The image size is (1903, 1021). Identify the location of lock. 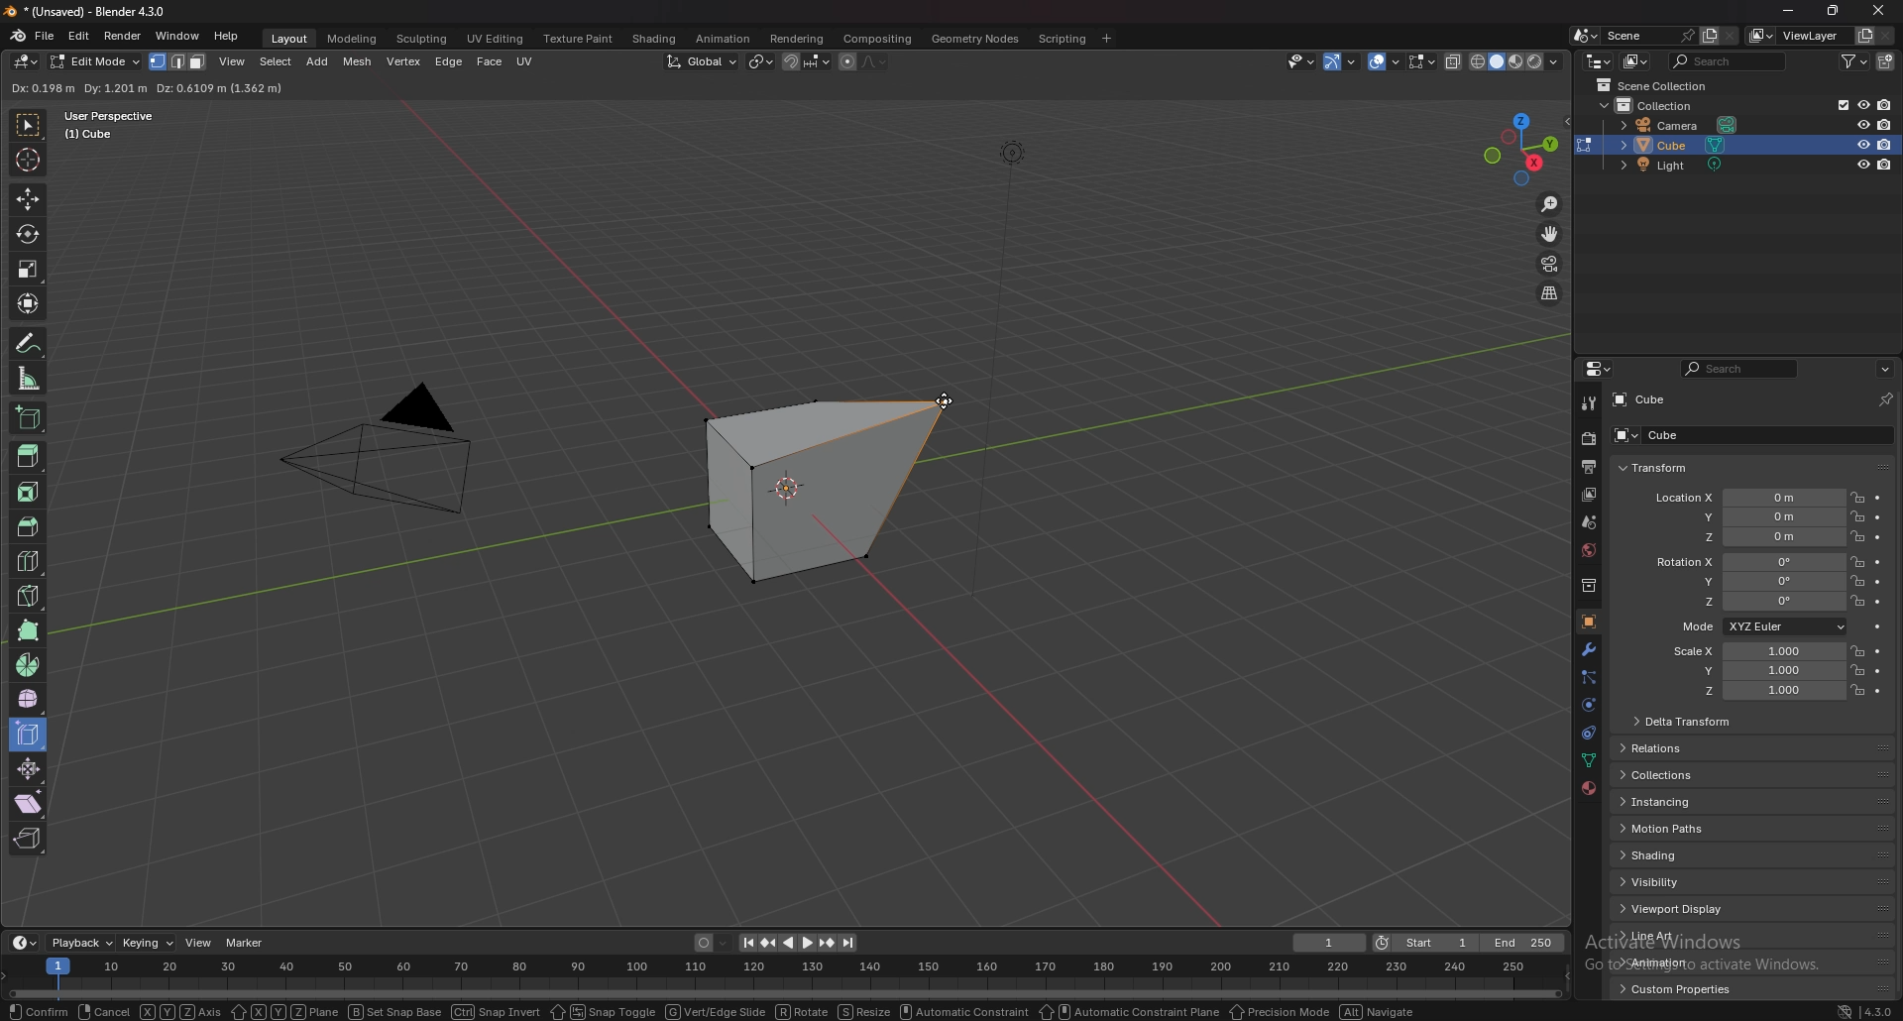
(1856, 601).